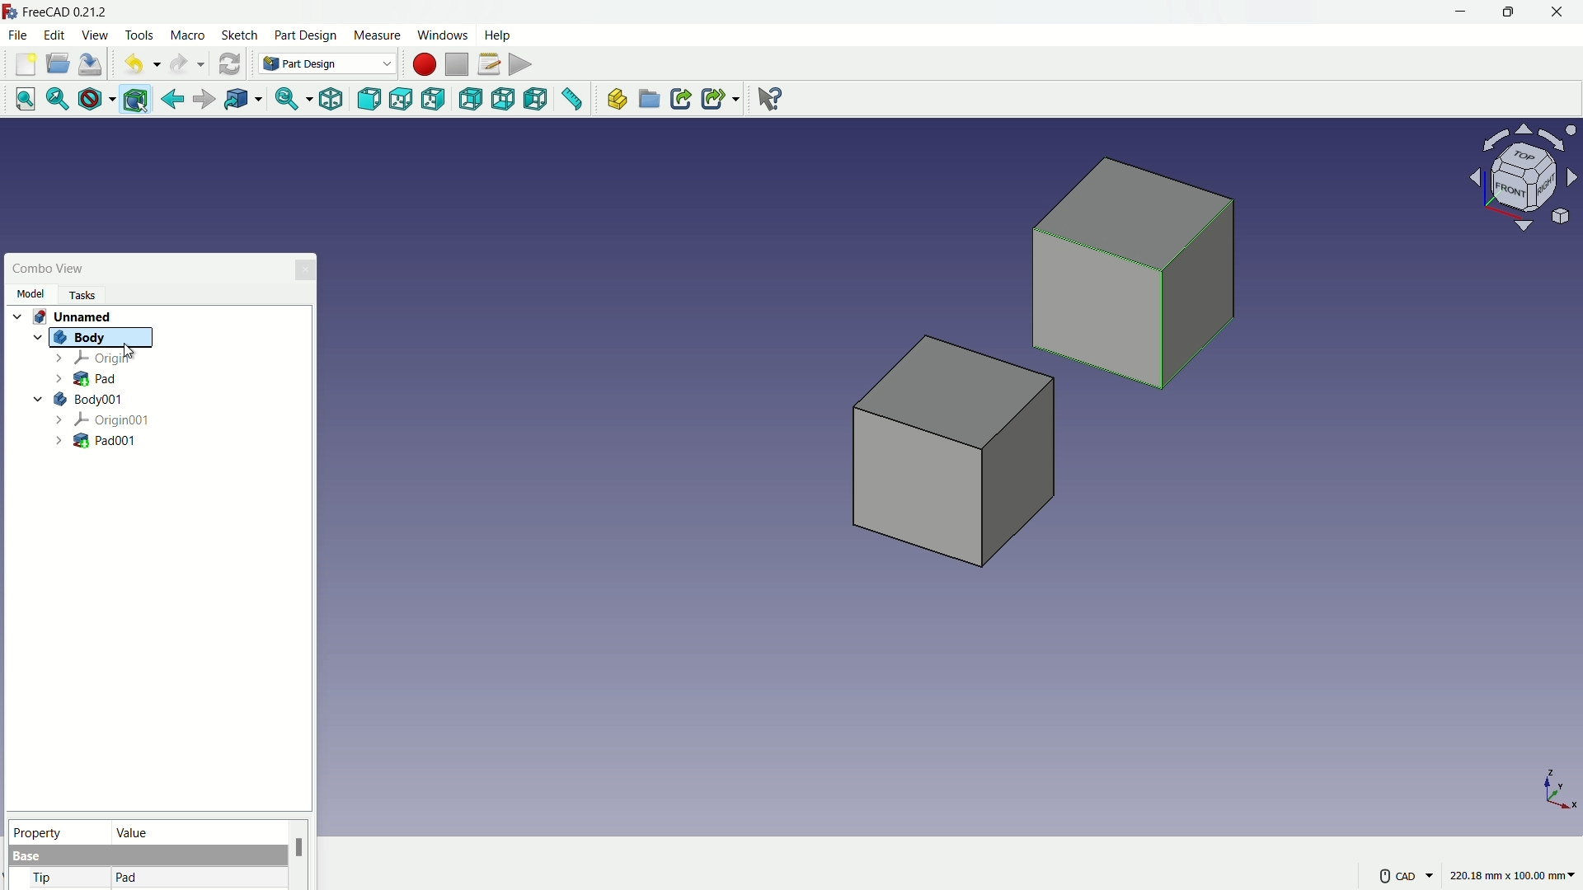 This screenshot has width=1583, height=890. What do you see at coordinates (331, 101) in the screenshot?
I see `isometric view` at bounding box center [331, 101].